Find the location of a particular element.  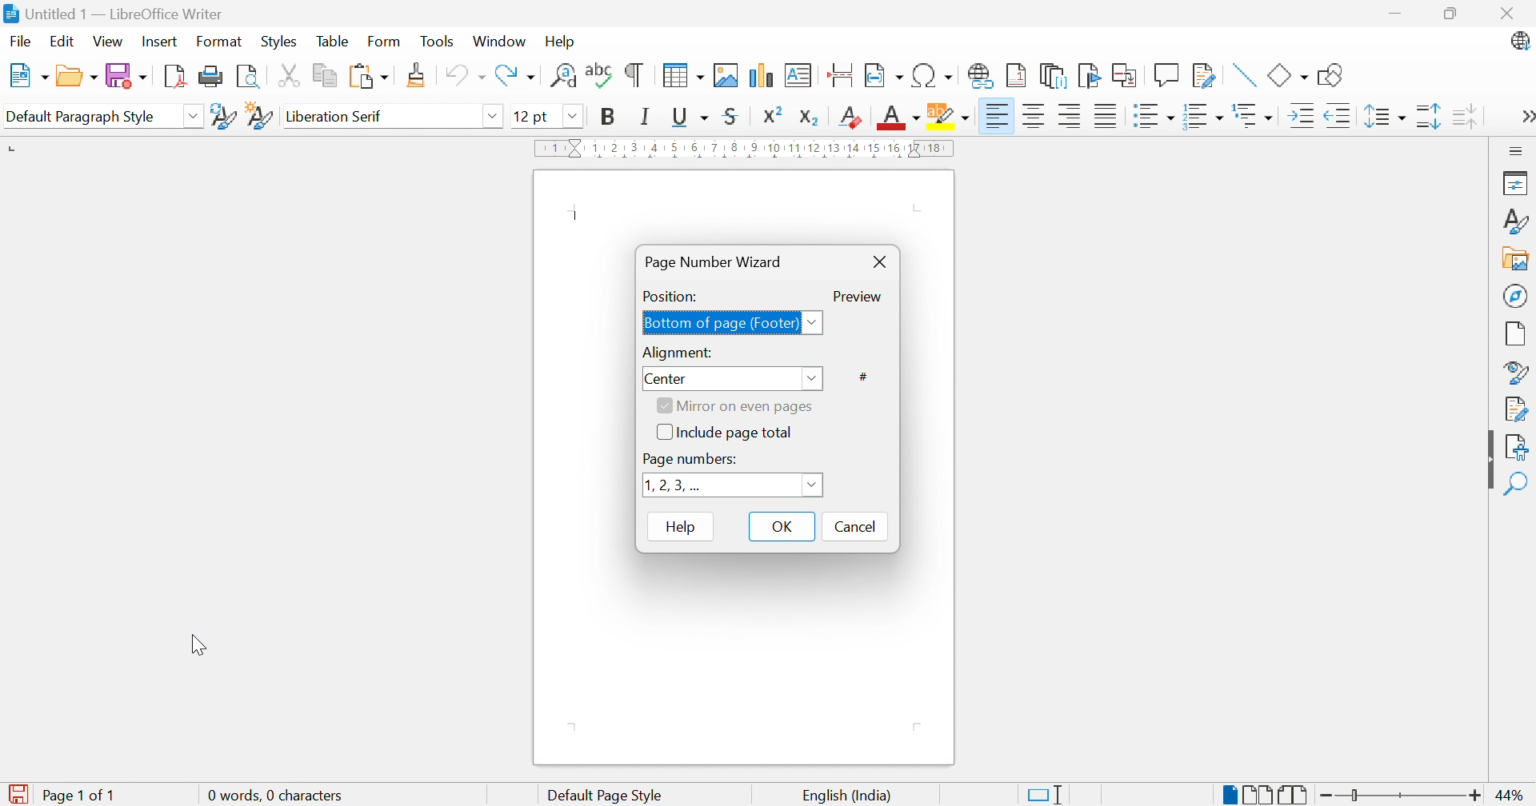

Increase indent is located at coordinates (1297, 119).